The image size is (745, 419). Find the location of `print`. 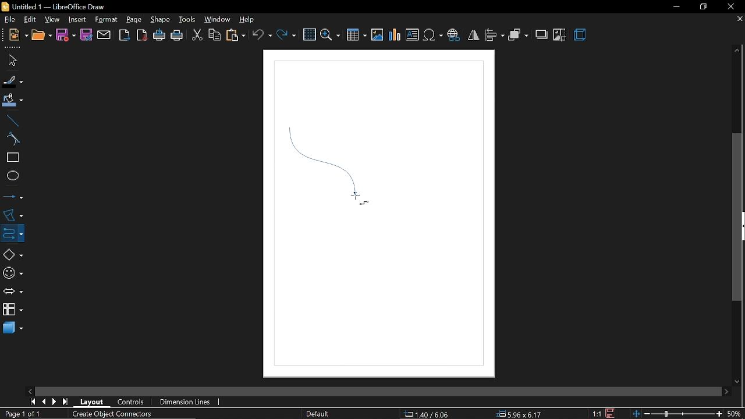

print is located at coordinates (177, 36).